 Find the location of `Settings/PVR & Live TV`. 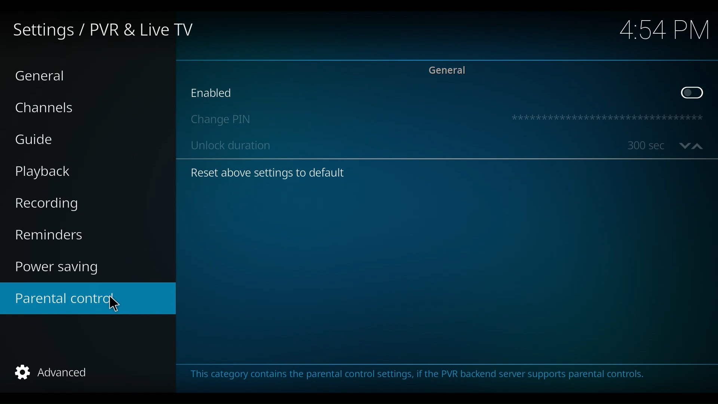

Settings/PVR & Live TV is located at coordinates (102, 31).